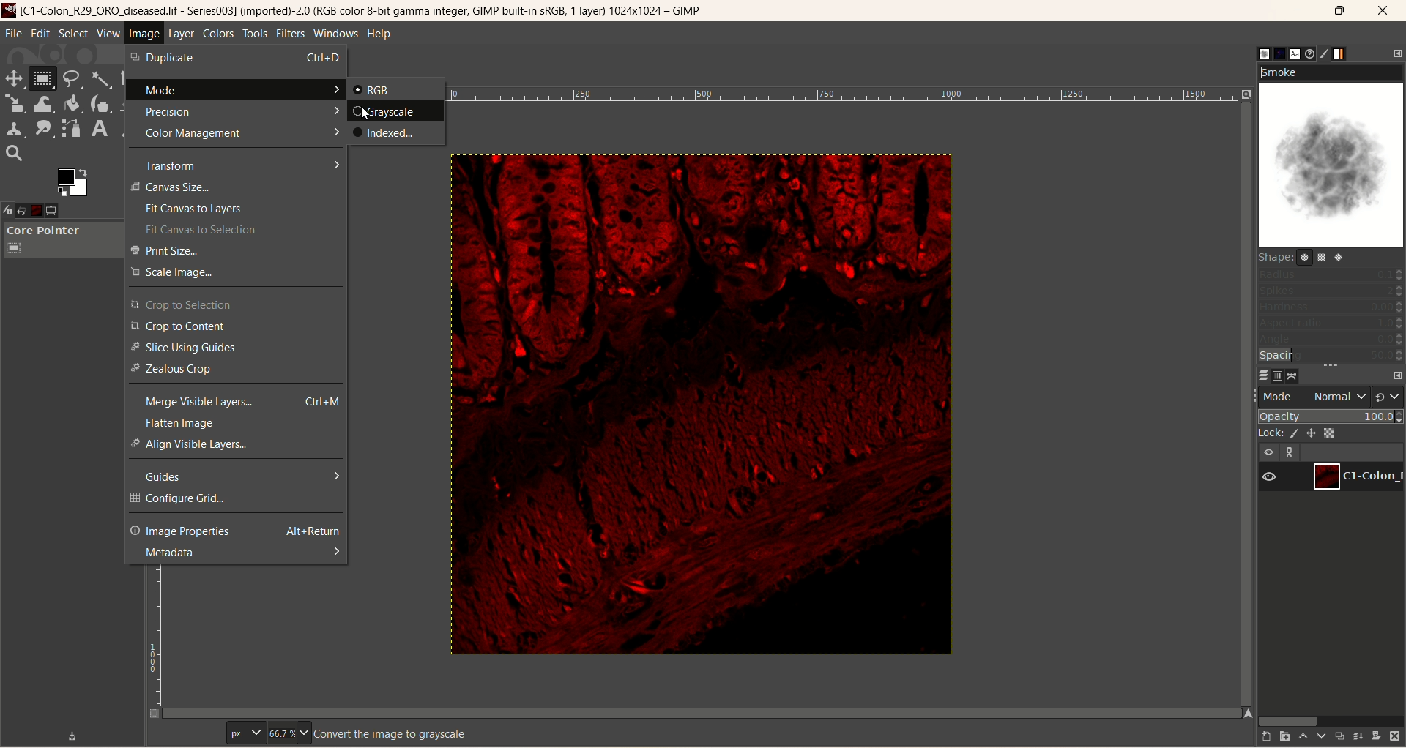  What do you see at coordinates (1271, 478) in the screenshot?
I see `visibility` at bounding box center [1271, 478].